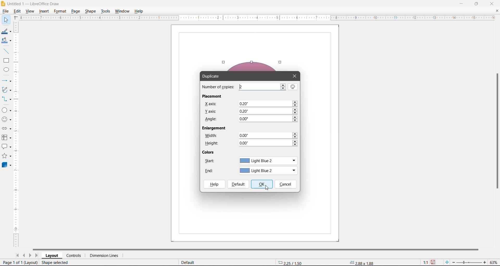 The height and width of the screenshot is (266, 500). I want to click on current page, so click(20, 262).